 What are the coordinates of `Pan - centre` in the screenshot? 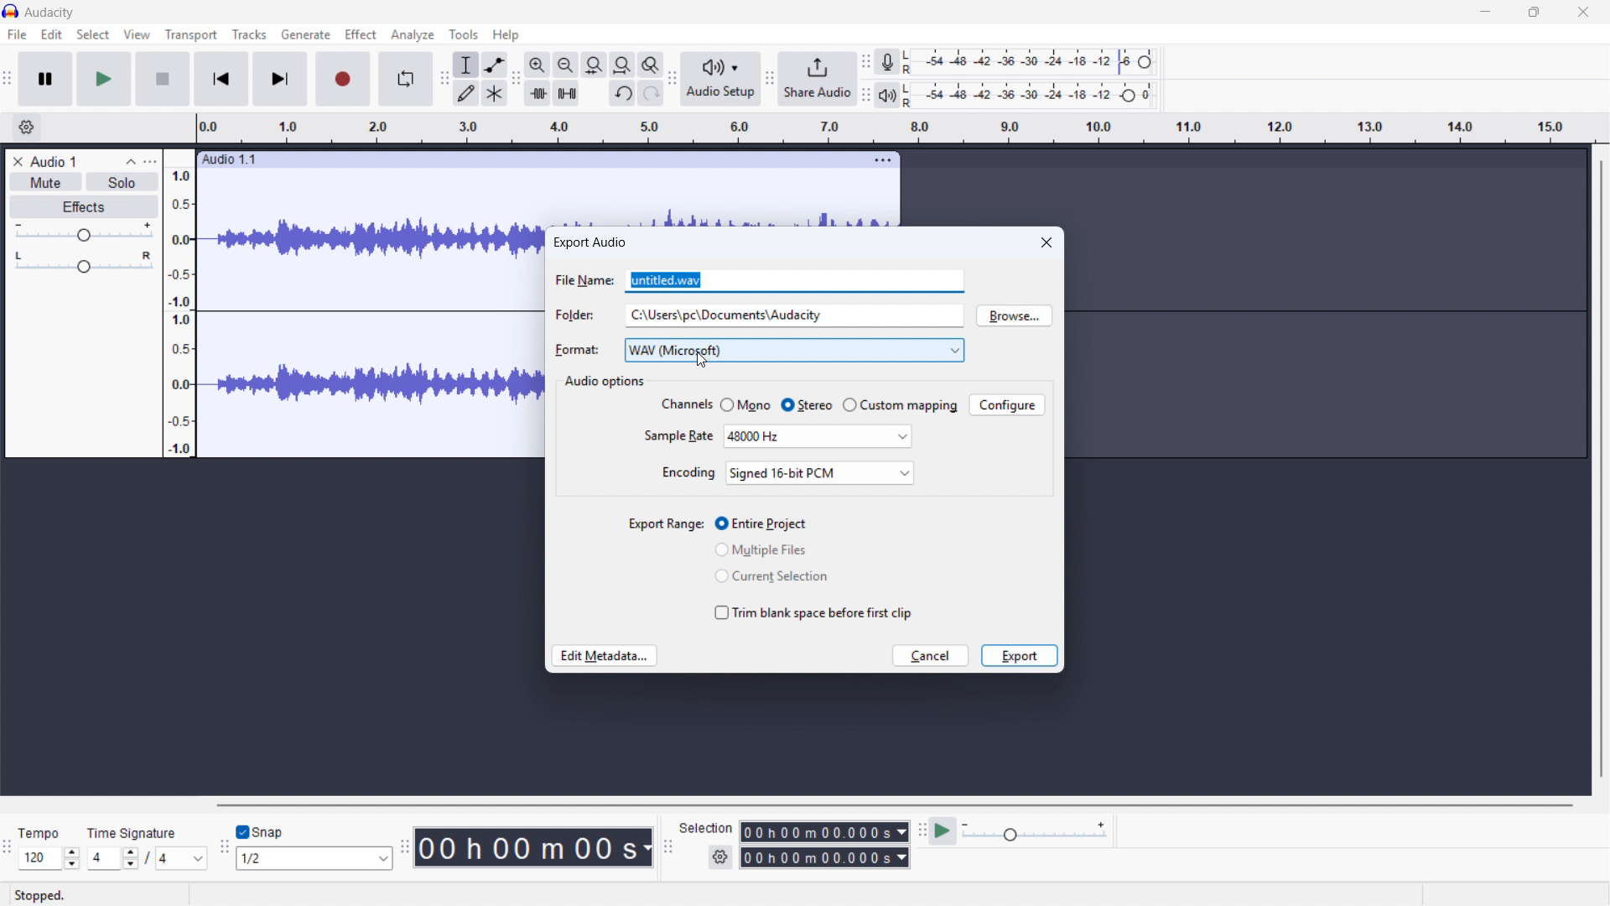 It's located at (84, 263).